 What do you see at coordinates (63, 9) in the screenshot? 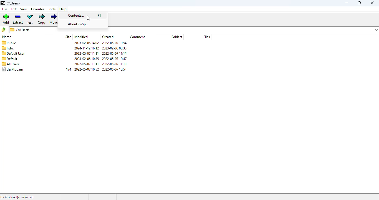
I see `help` at bounding box center [63, 9].